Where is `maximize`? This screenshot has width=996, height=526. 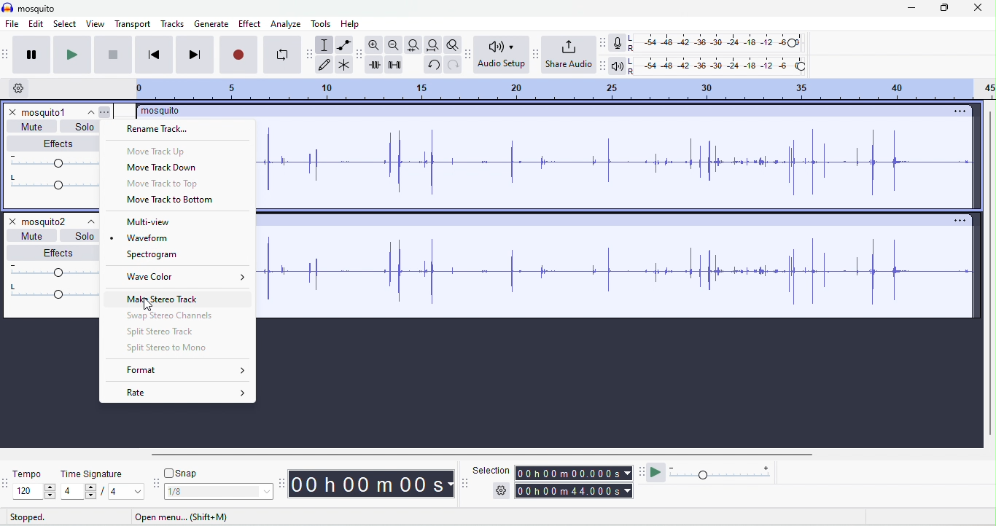
maximize is located at coordinates (944, 8).